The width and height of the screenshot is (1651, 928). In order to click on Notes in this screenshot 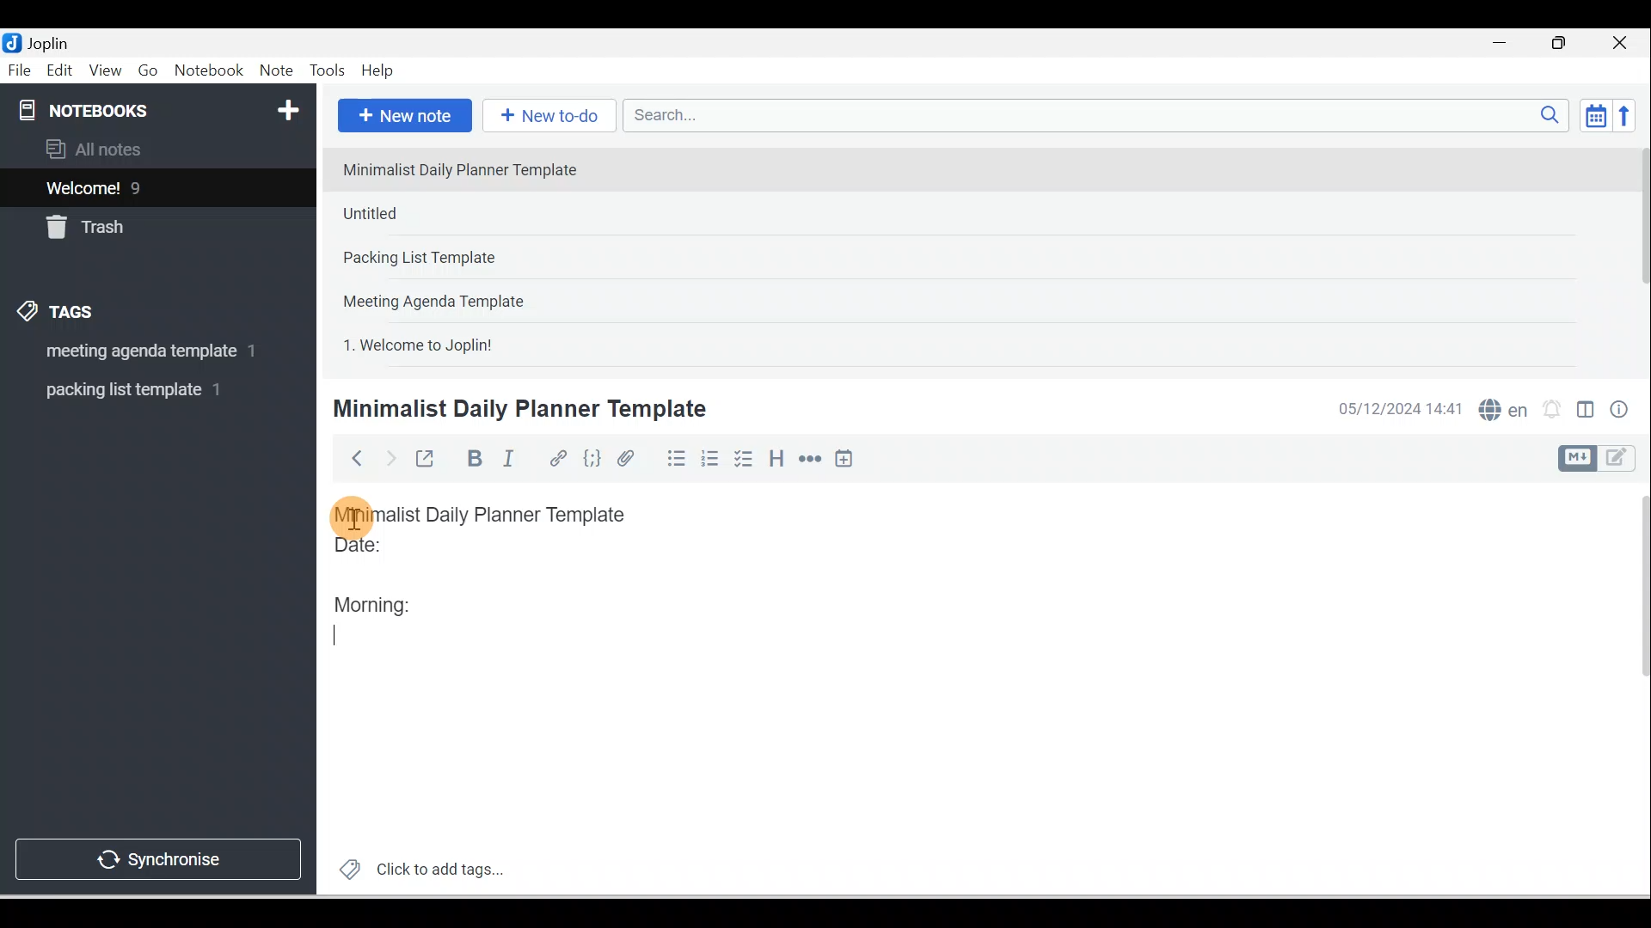, I will do `click(145, 184)`.